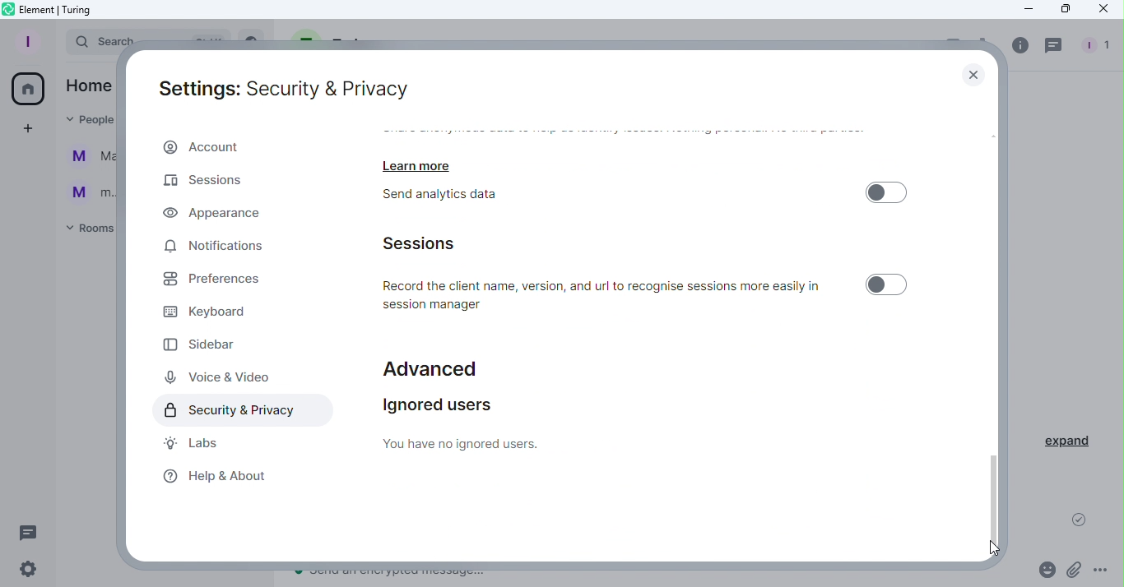 Image resolution: width=1124 pixels, height=587 pixels. Describe the element at coordinates (212, 314) in the screenshot. I see `Keyboard` at that location.